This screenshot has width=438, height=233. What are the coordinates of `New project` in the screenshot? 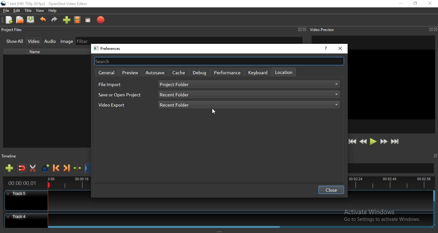 It's located at (8, 20).